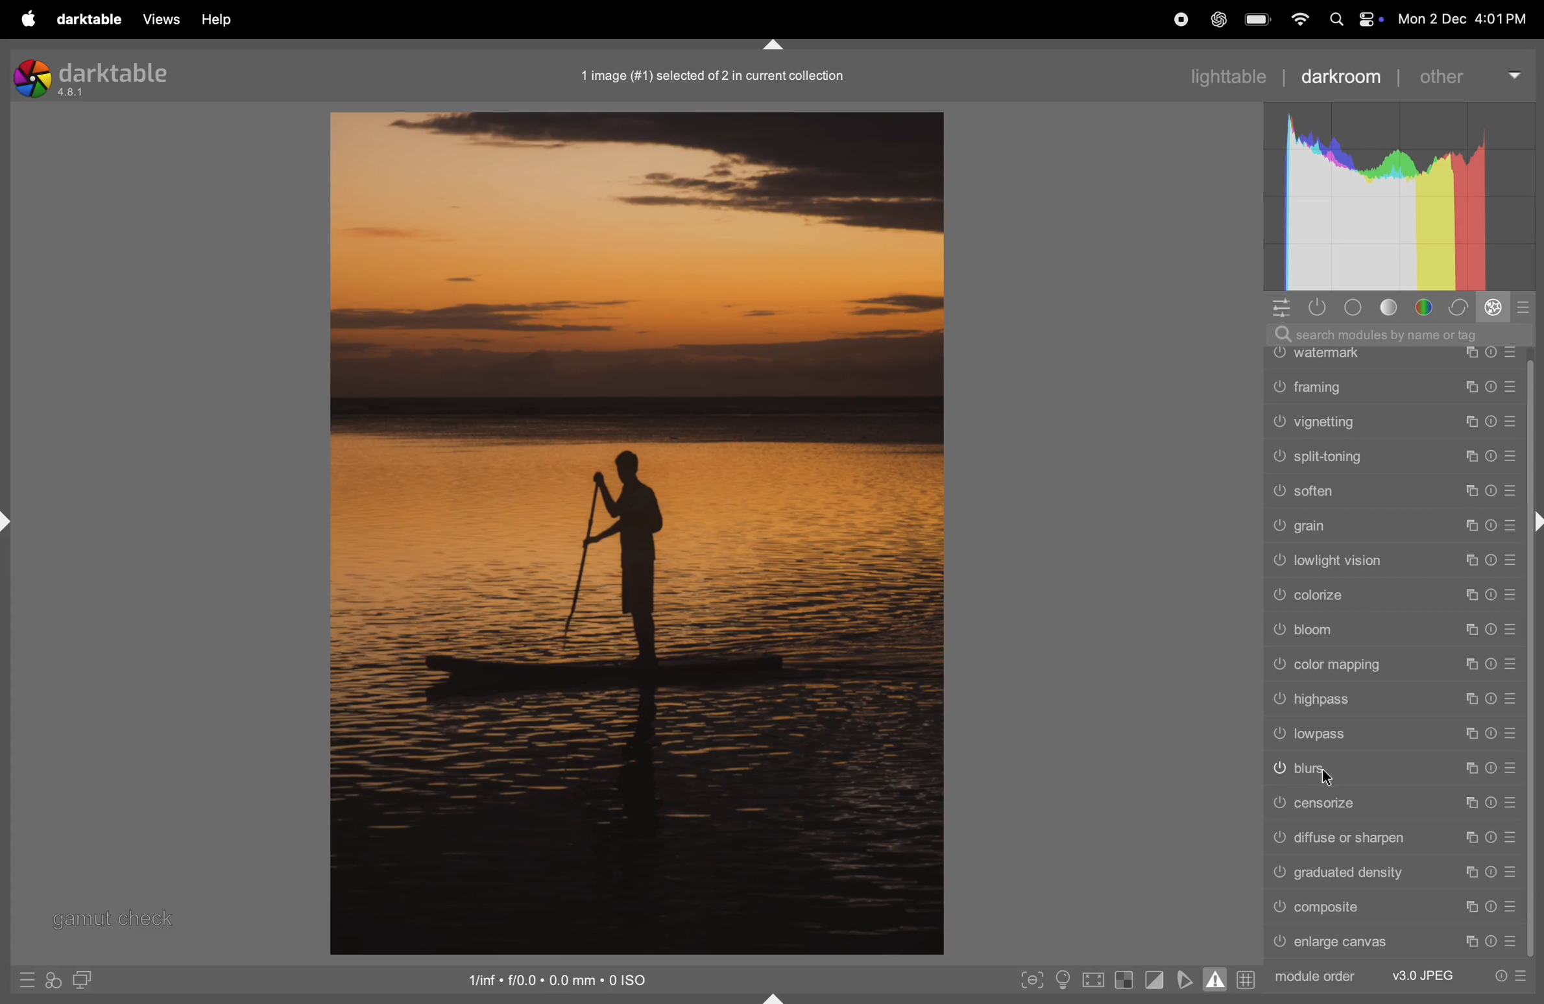 This screenshot has width=1544, height=1004. What do you see at coordinates (1393, 767) in the screenshot?
I see `blurs` at bounding box center [1393, 767].